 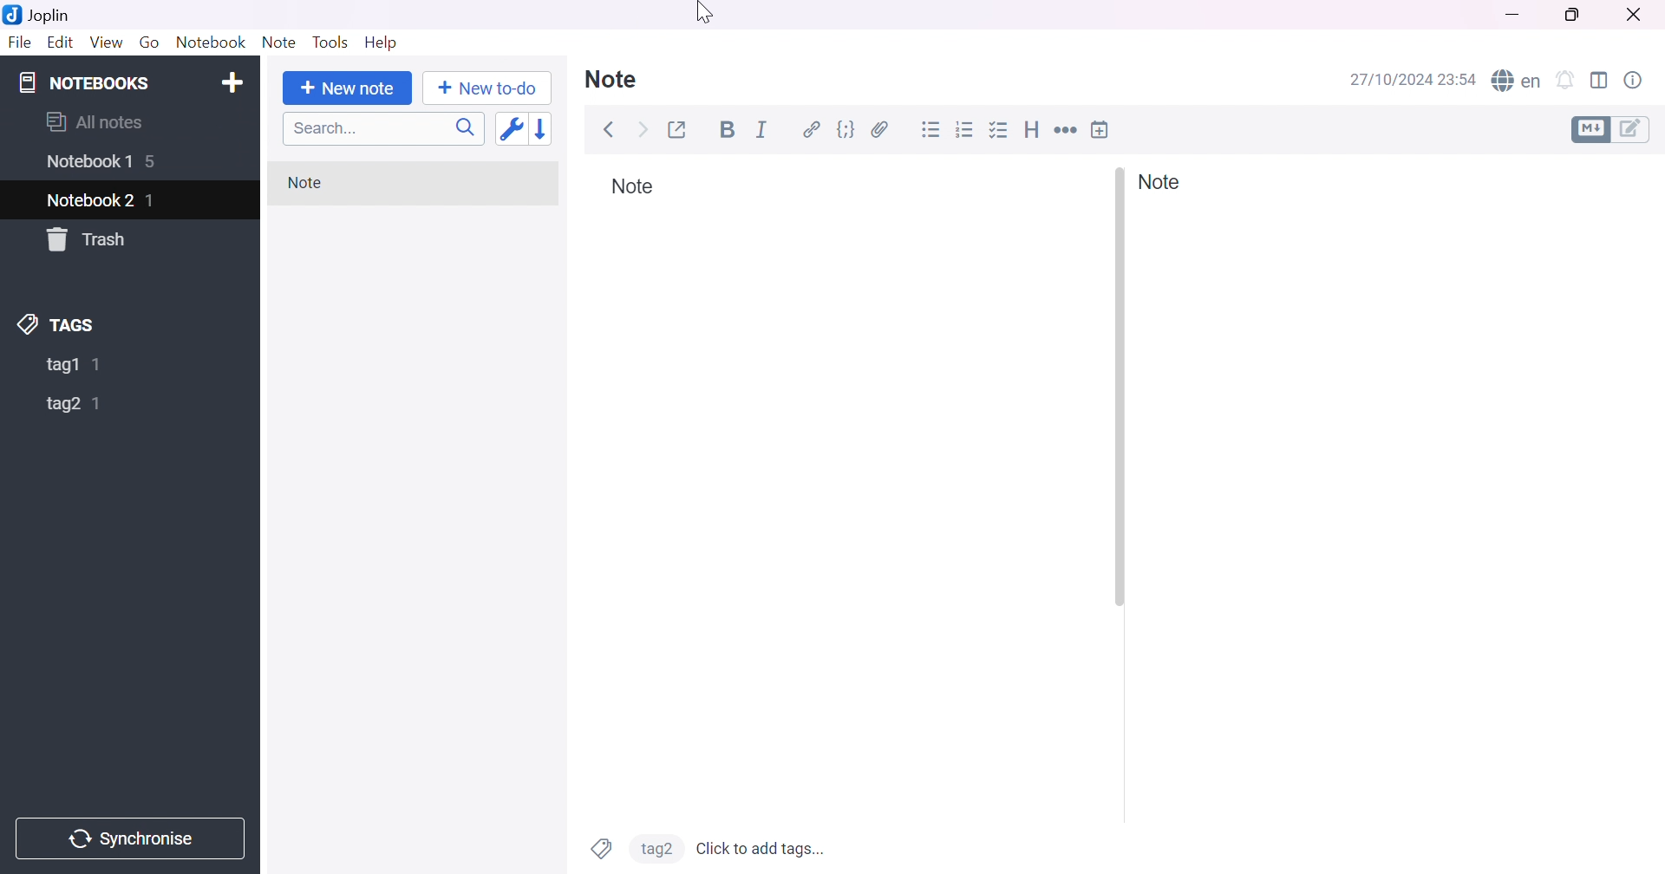 I want to click on Reverse sort order, so click(x=545, y=129).